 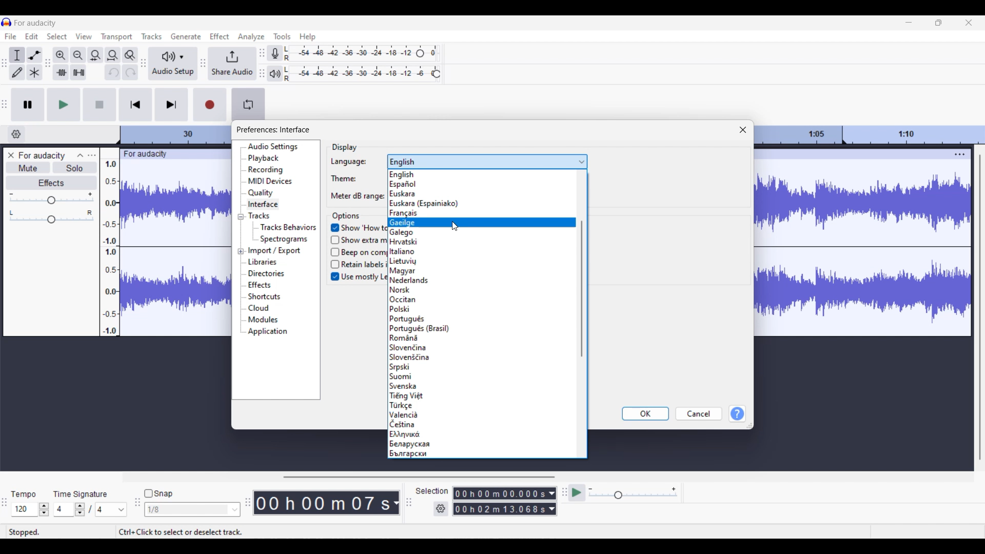 What do you see at coordinates (151, 36) in the screenshot?
I see `Tracks menu` at bounding box center [151, 36].